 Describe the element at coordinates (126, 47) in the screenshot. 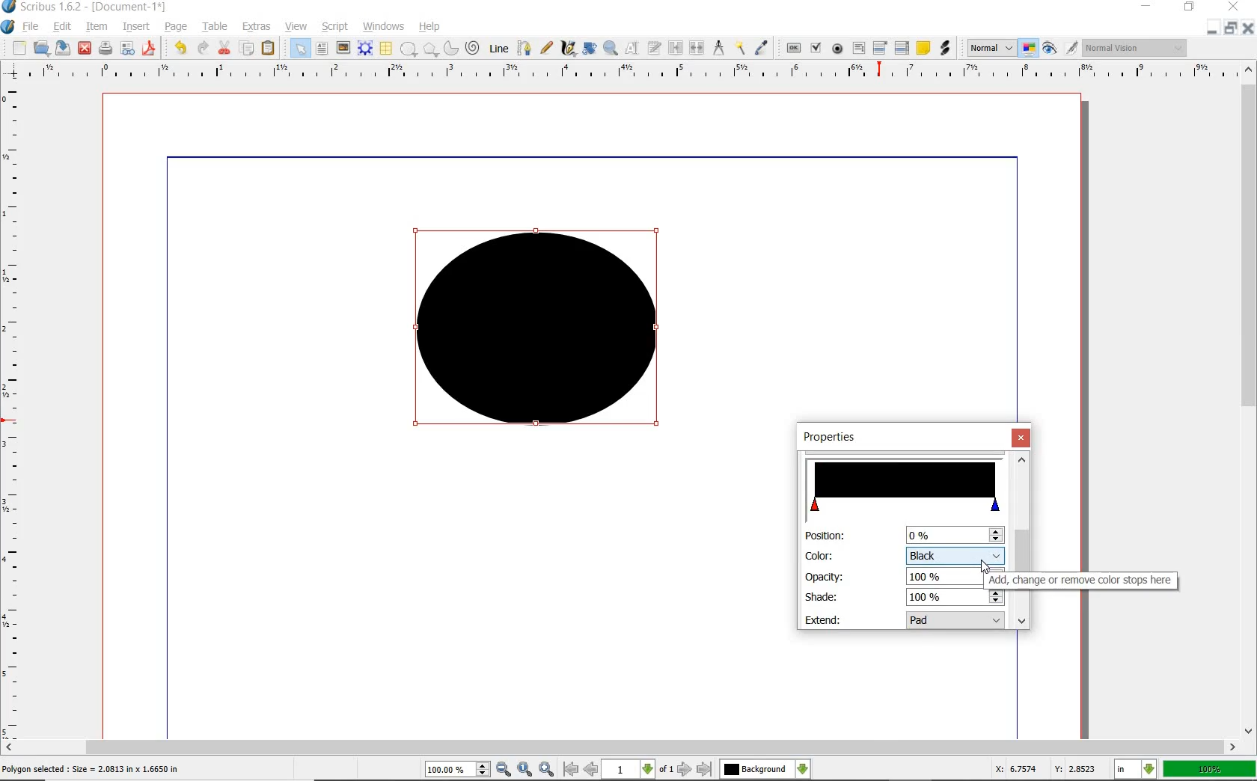

I see `PREFLIGHT VERIFIER` at that location.